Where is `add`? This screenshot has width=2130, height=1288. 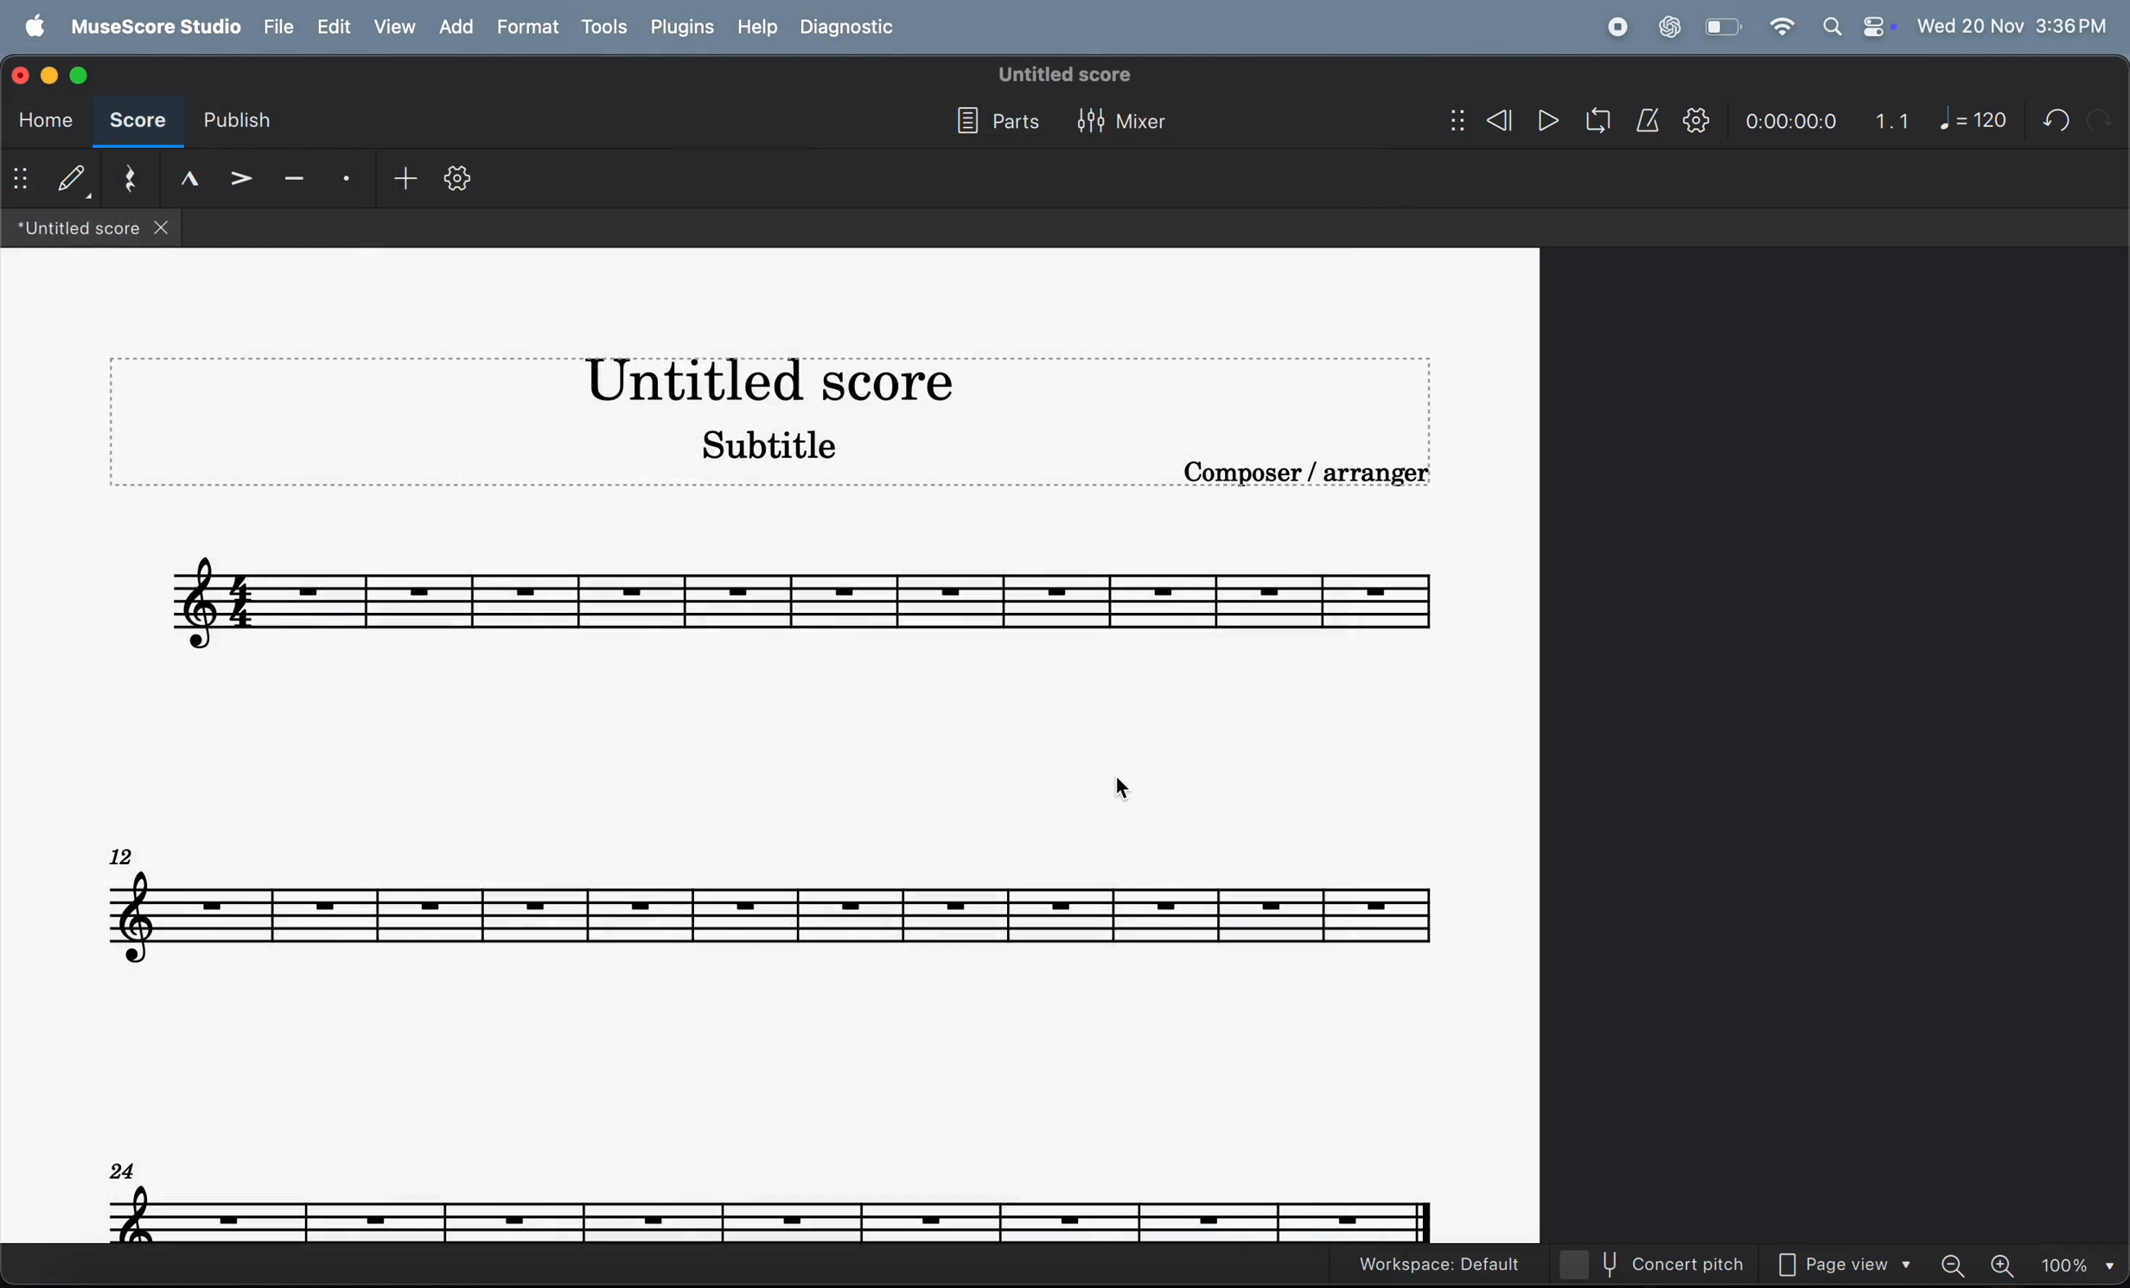 add is located at coordinates (462, 28).